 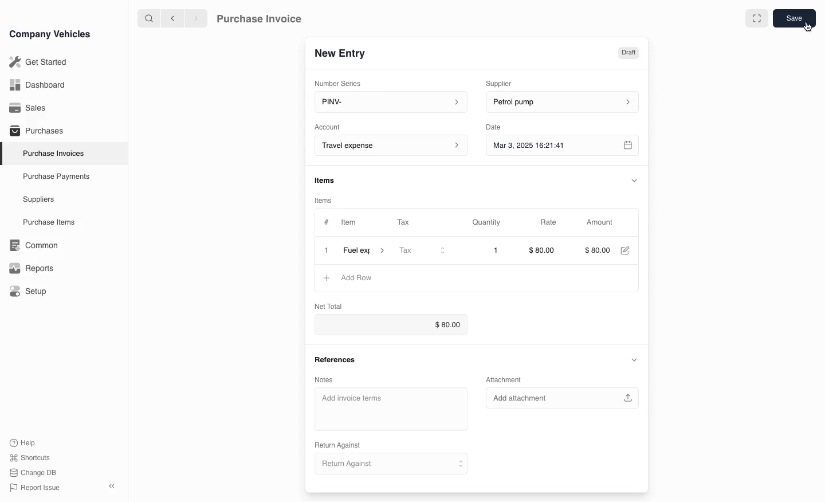 What do you see at coordinates (327, 305) in the screenshot?
I see `Net Total` at bounding box center [327, 305].